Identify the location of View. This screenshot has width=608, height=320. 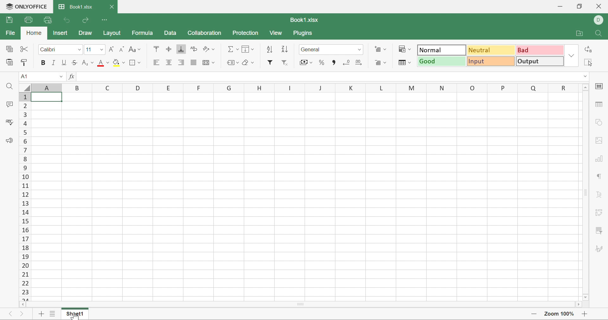
(277, 33).